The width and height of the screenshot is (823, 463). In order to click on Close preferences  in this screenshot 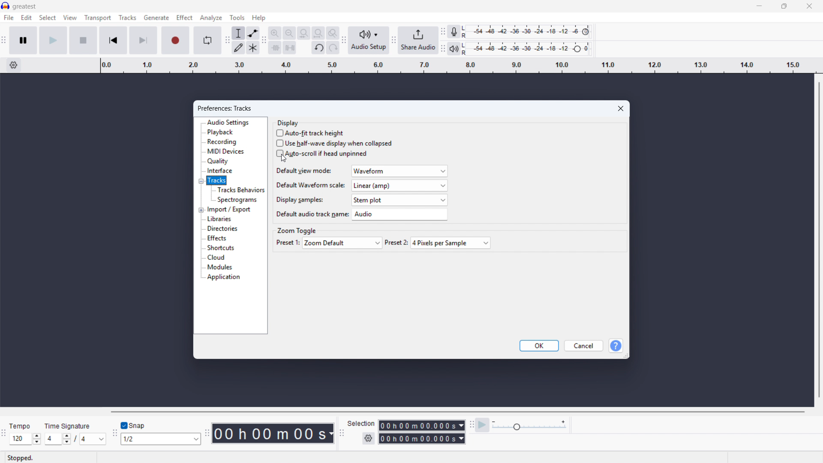, I will do `click(621, 109)`.